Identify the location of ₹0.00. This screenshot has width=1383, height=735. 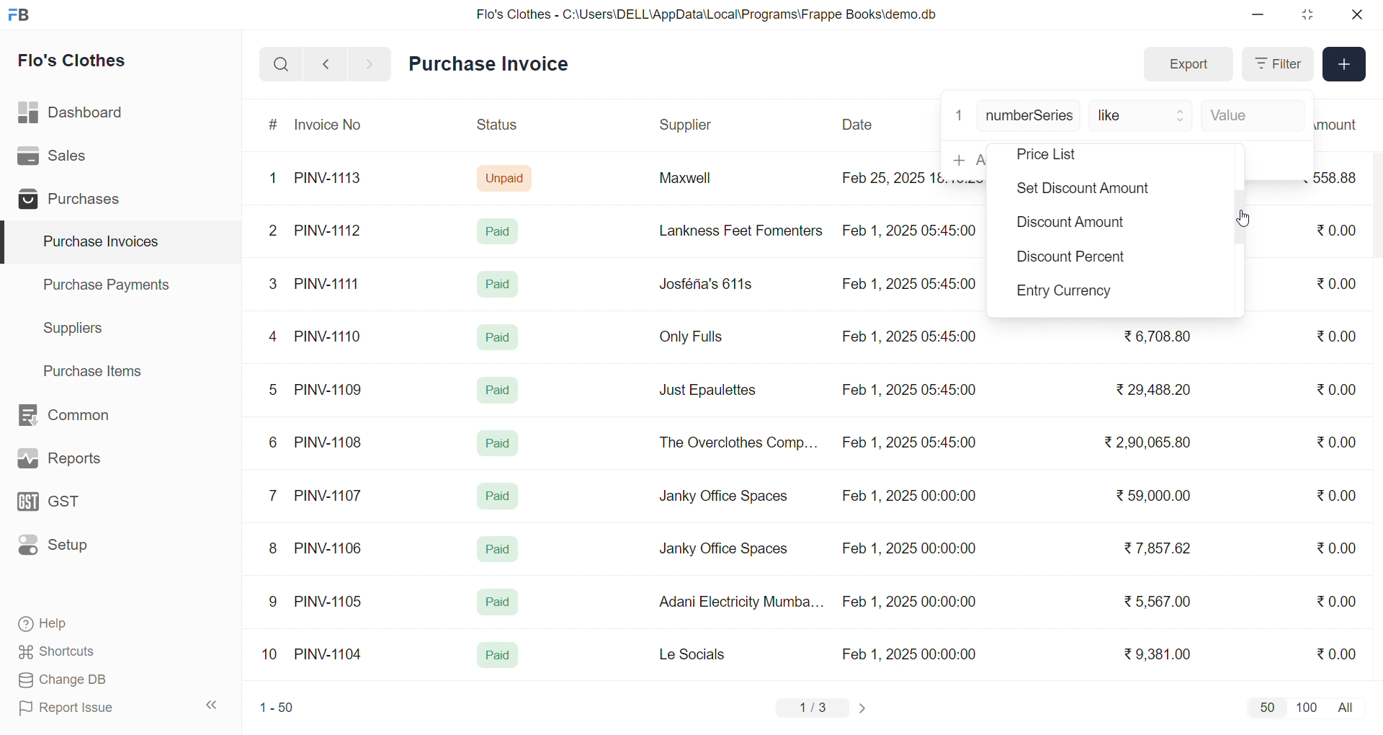
(1337, 600).